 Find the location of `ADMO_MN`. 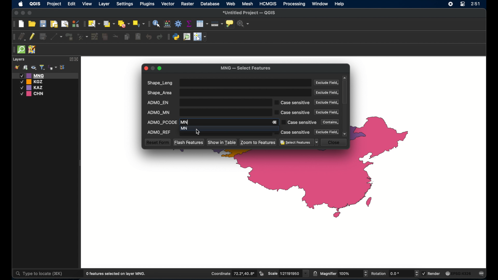

ADMO_MN is located at coordinates (207, 112).